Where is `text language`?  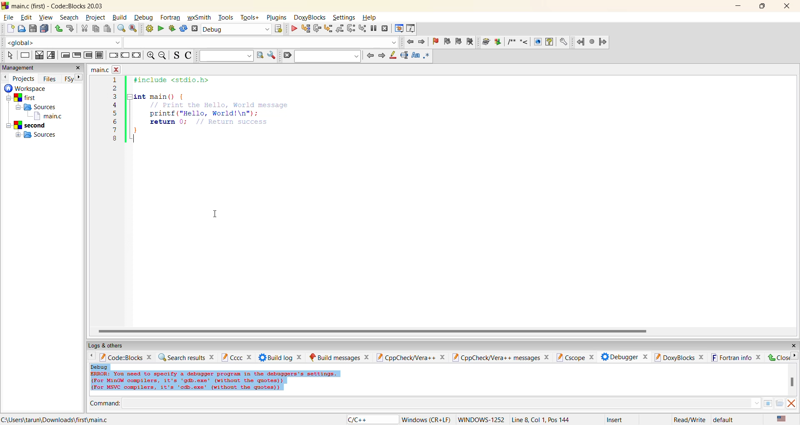
text language is located at coordinates (783, 419).